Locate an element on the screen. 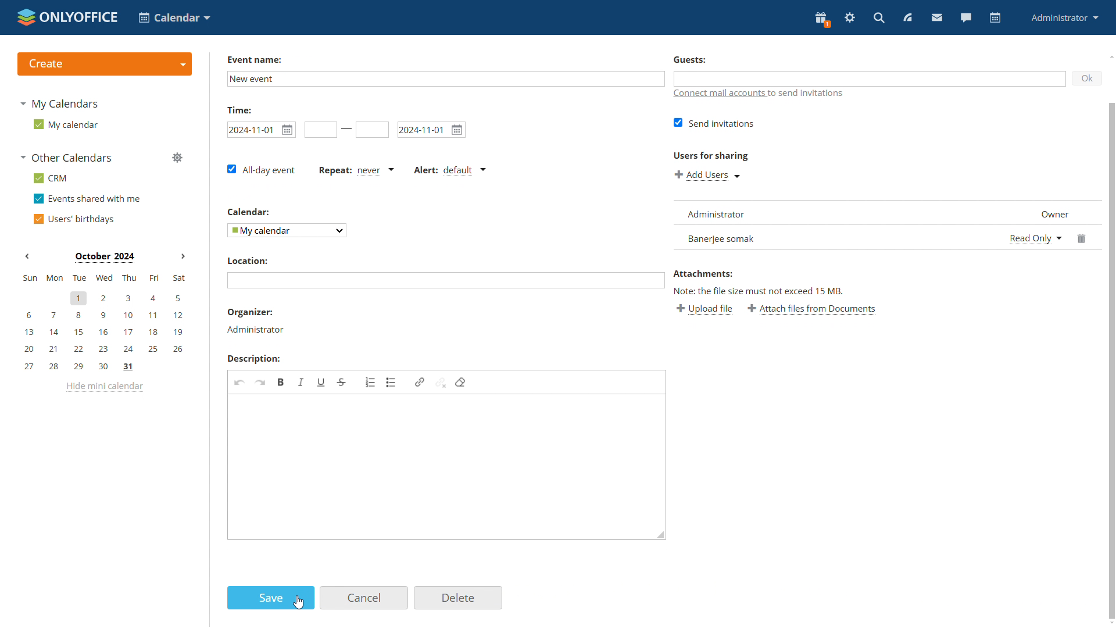 This screenshot has width=1116, height=628. list of guests is located at coordinates (883, 212).